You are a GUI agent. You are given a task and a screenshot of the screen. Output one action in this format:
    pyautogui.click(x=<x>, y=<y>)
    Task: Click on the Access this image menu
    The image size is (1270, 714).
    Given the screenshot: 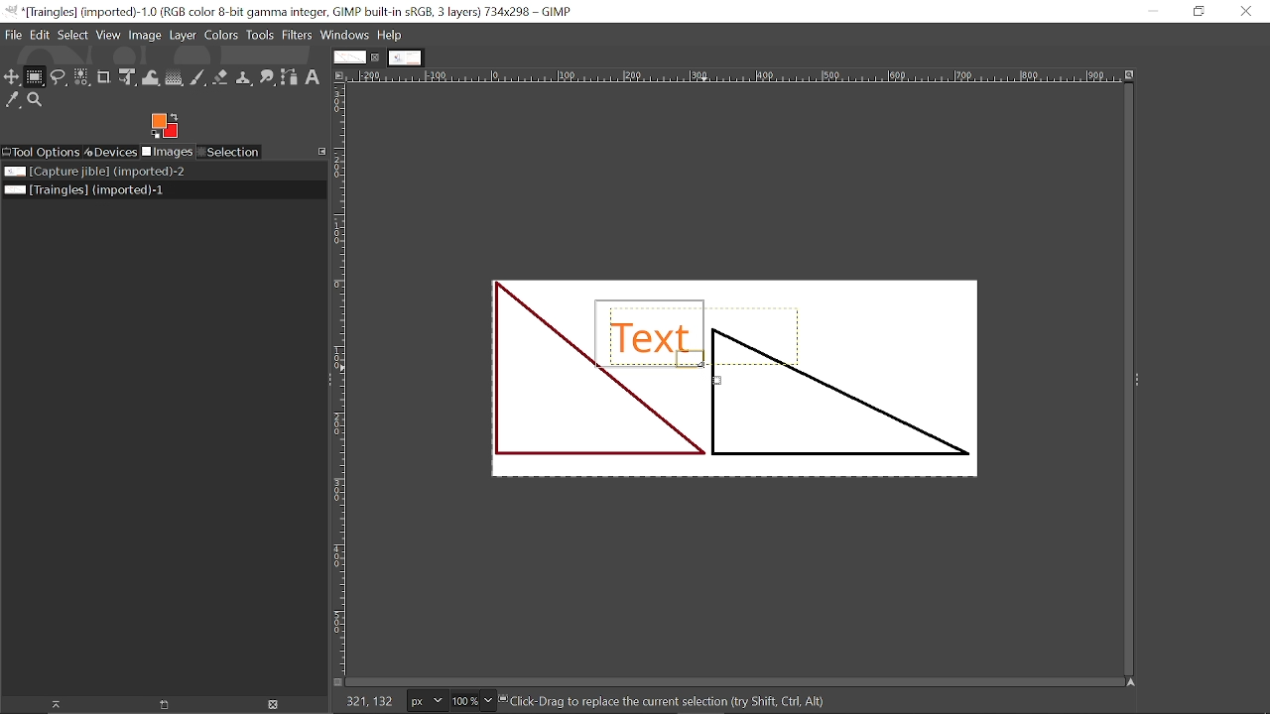 What is the action you would take?
    pyautogui.click(x=341, y=76)
    